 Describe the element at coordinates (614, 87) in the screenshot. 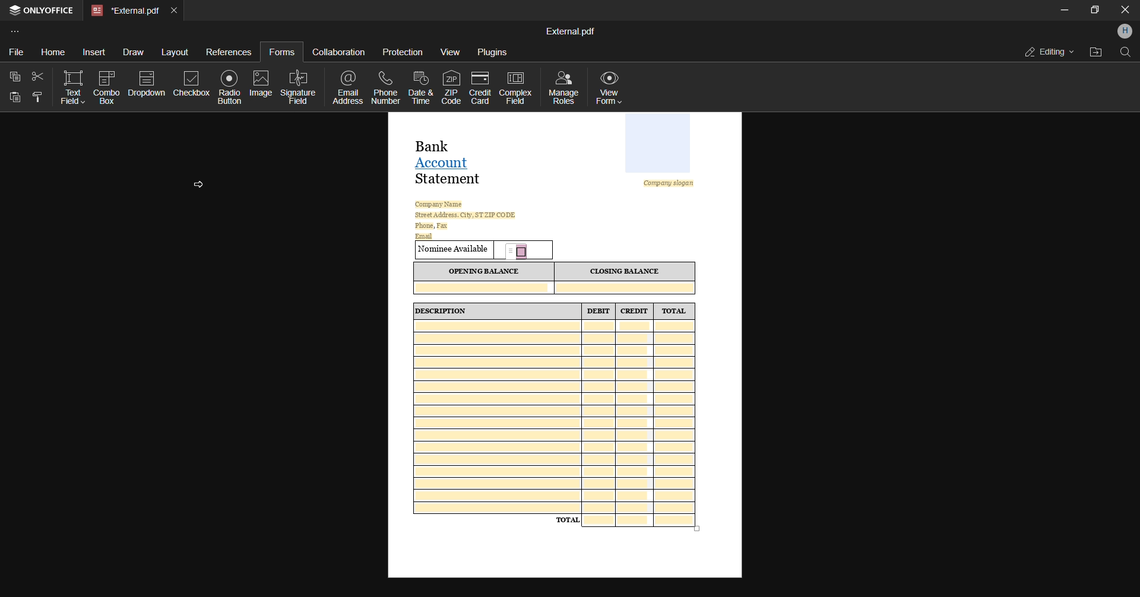

I see `view form` at that location.